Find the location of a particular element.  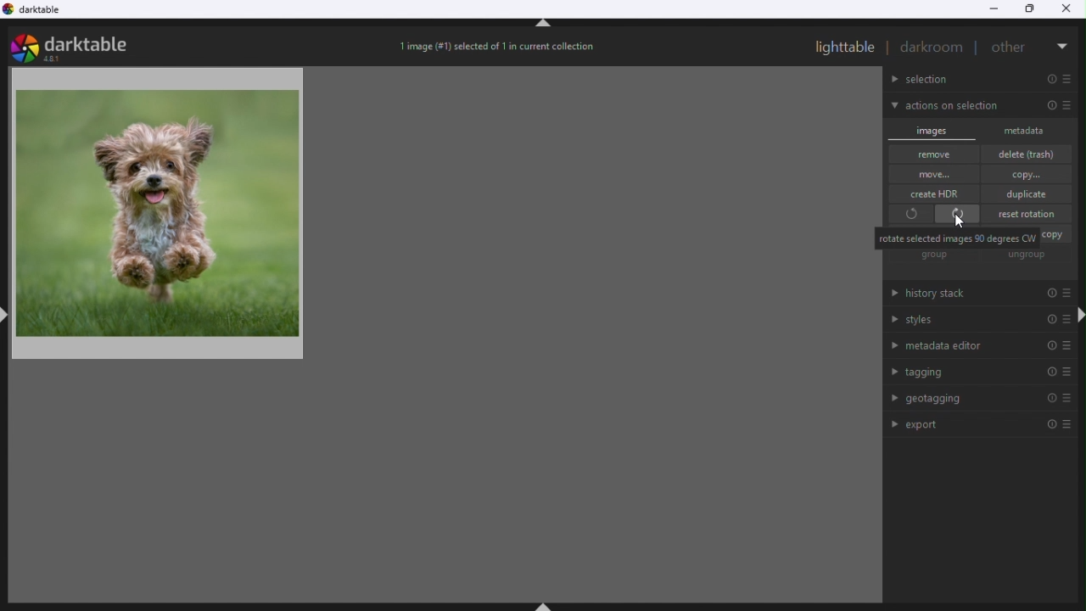

Metadata editor is located at coordinates (977, 345).